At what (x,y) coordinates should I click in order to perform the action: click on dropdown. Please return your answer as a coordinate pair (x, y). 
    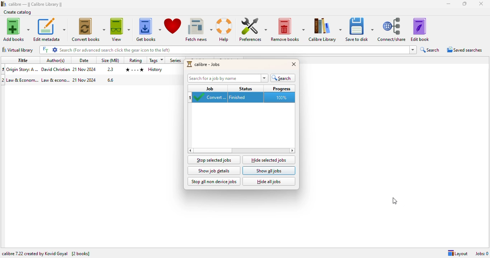
    Looking at the image, I should click on (413, 50).